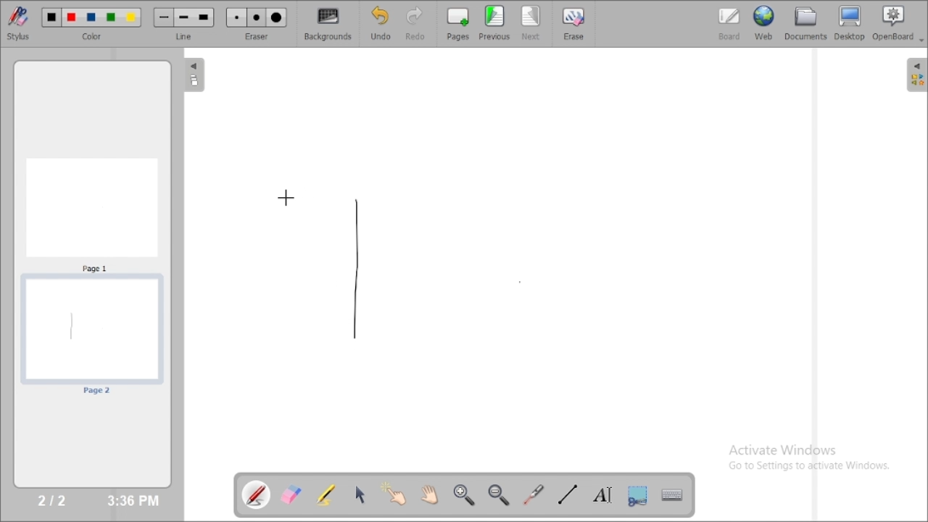 The height and width of the screenshot is (522, 928). Describe the element at coordinates (72, 18) in the screenshot. I see `Color 2` at that location.